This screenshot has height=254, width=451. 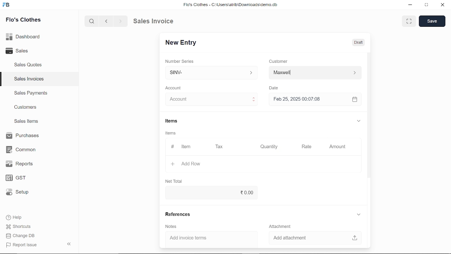 What do you see at coordinates (181, 43) in the screenshot?
I see `New Entry` at bounding box center [181, 43].